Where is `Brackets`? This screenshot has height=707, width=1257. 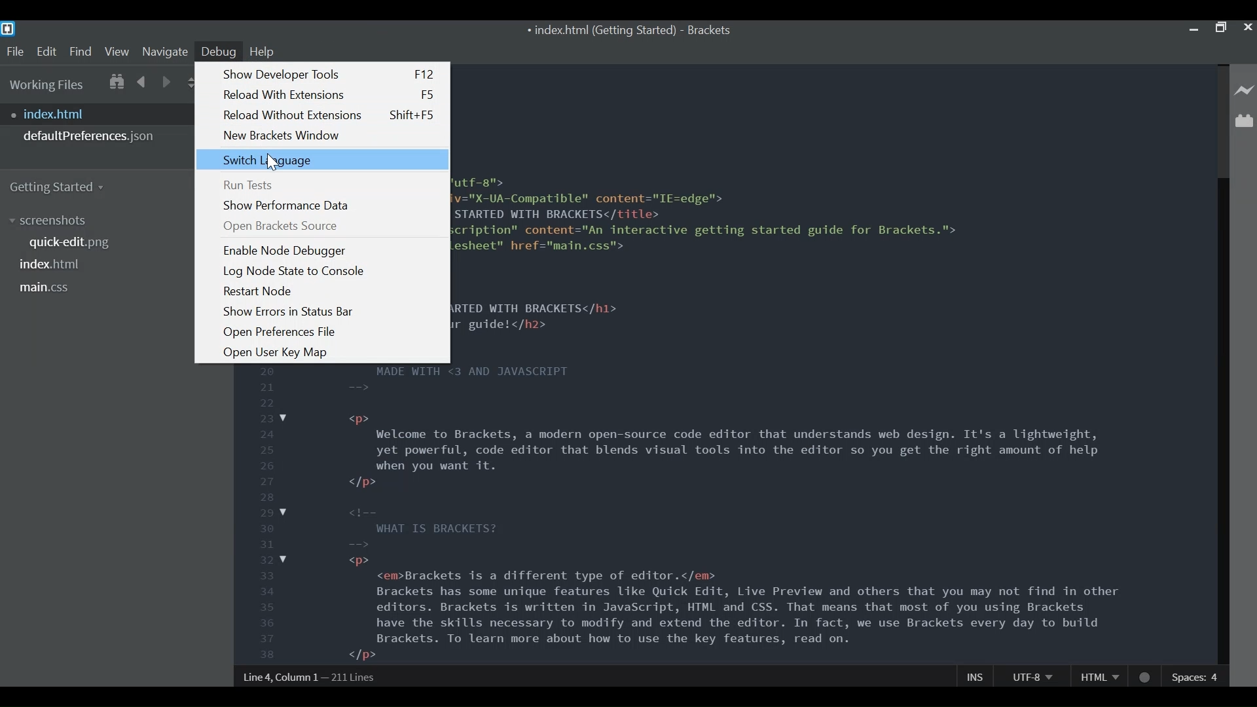 Brackets is located at coordinates (708, 31).